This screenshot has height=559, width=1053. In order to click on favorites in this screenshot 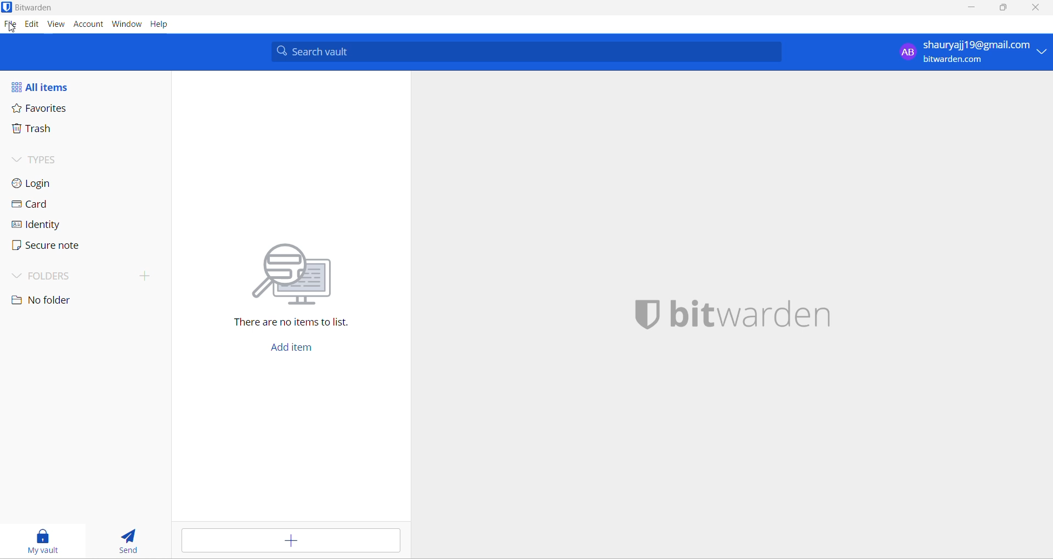, I will do `click(48, 110)`.